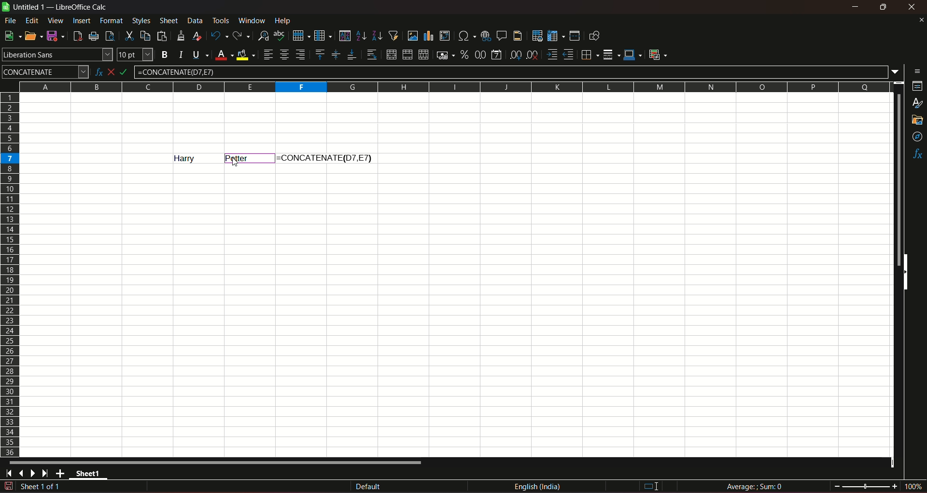  I want to click on insert image, so click(412, 36).